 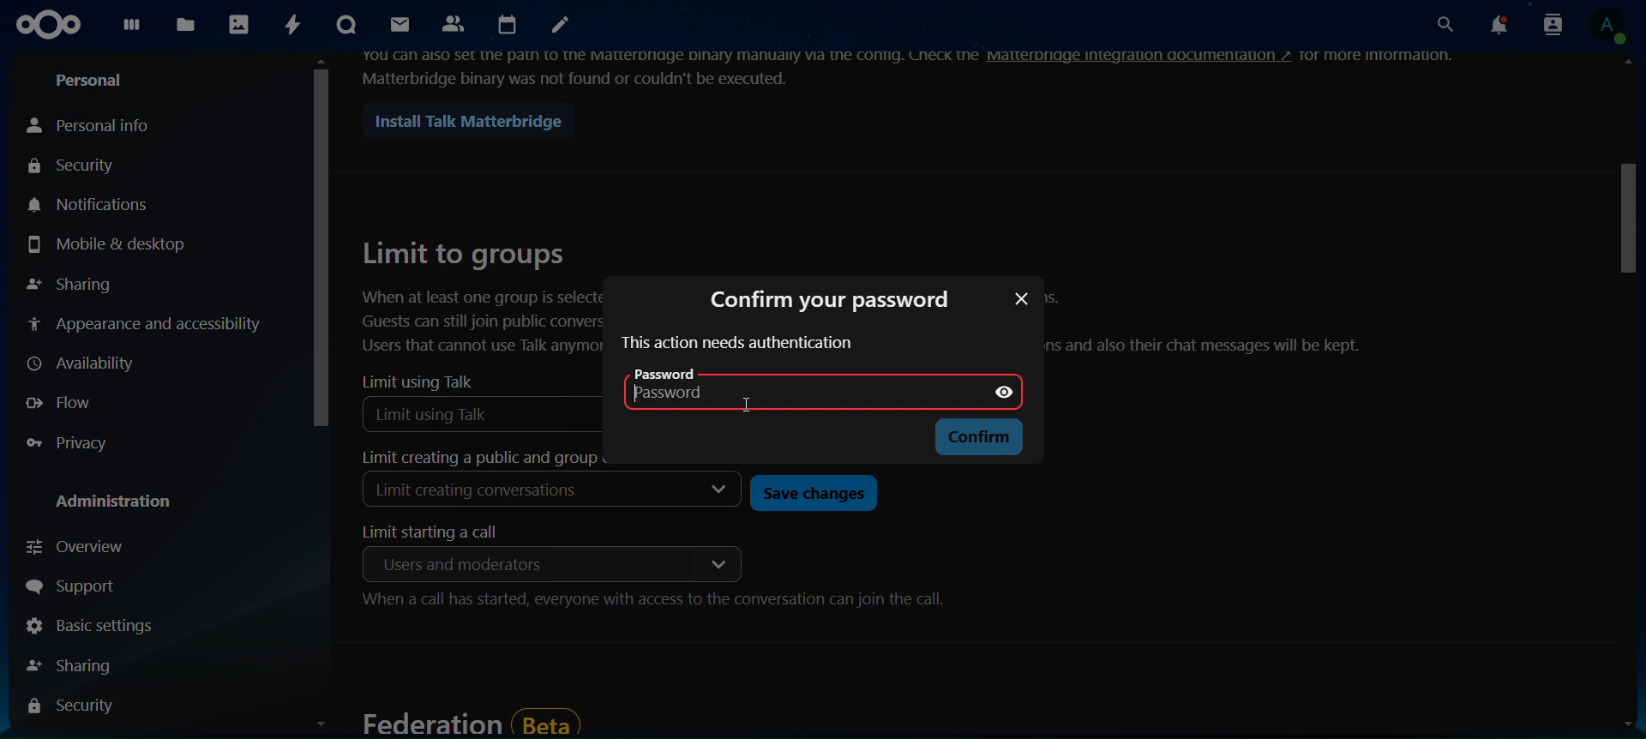 I want to click on administration, so click(x=120, y=503).